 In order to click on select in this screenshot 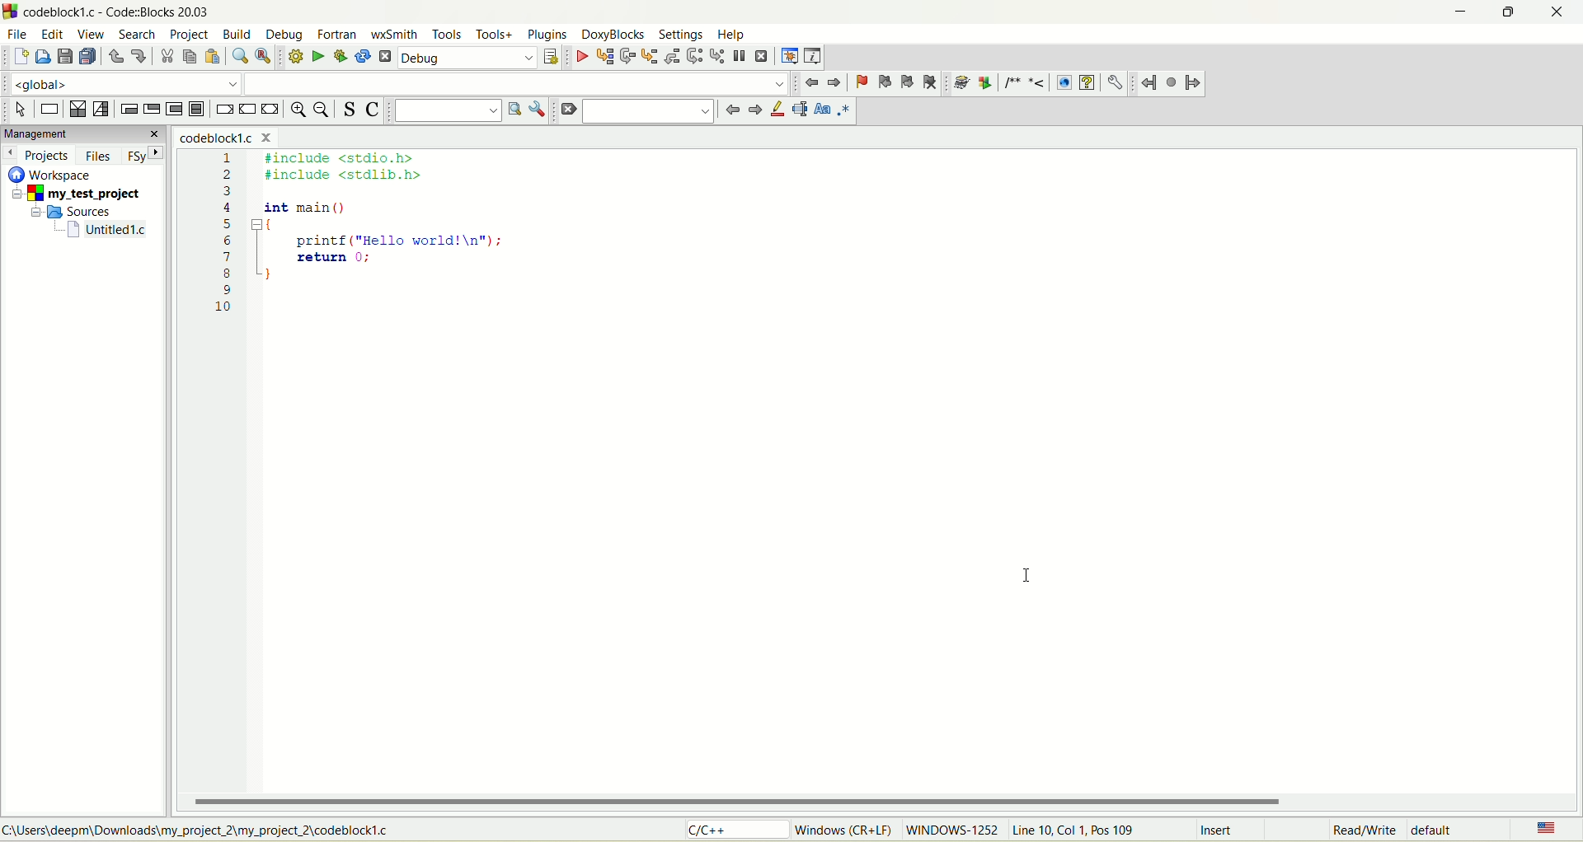, I will do `click(21, 110)`.